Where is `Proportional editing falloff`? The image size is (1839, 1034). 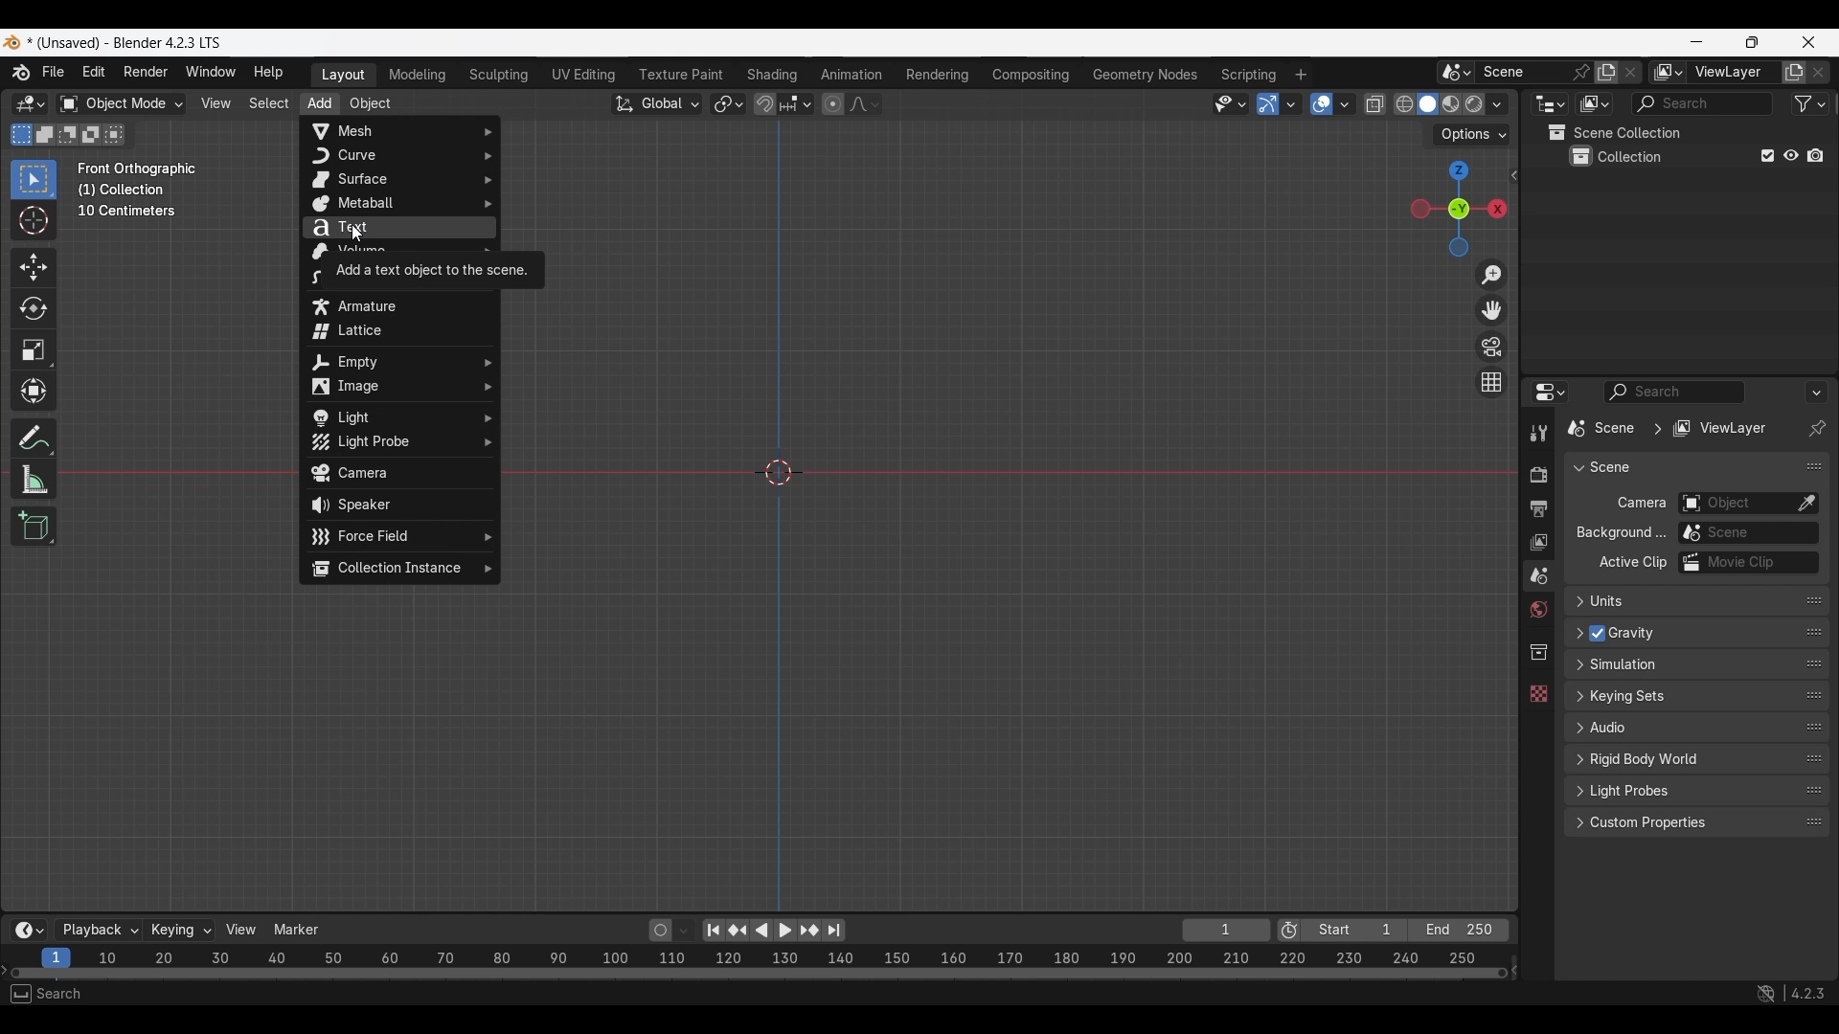 Proportional editing falloff is located at coordinates (865, 103).